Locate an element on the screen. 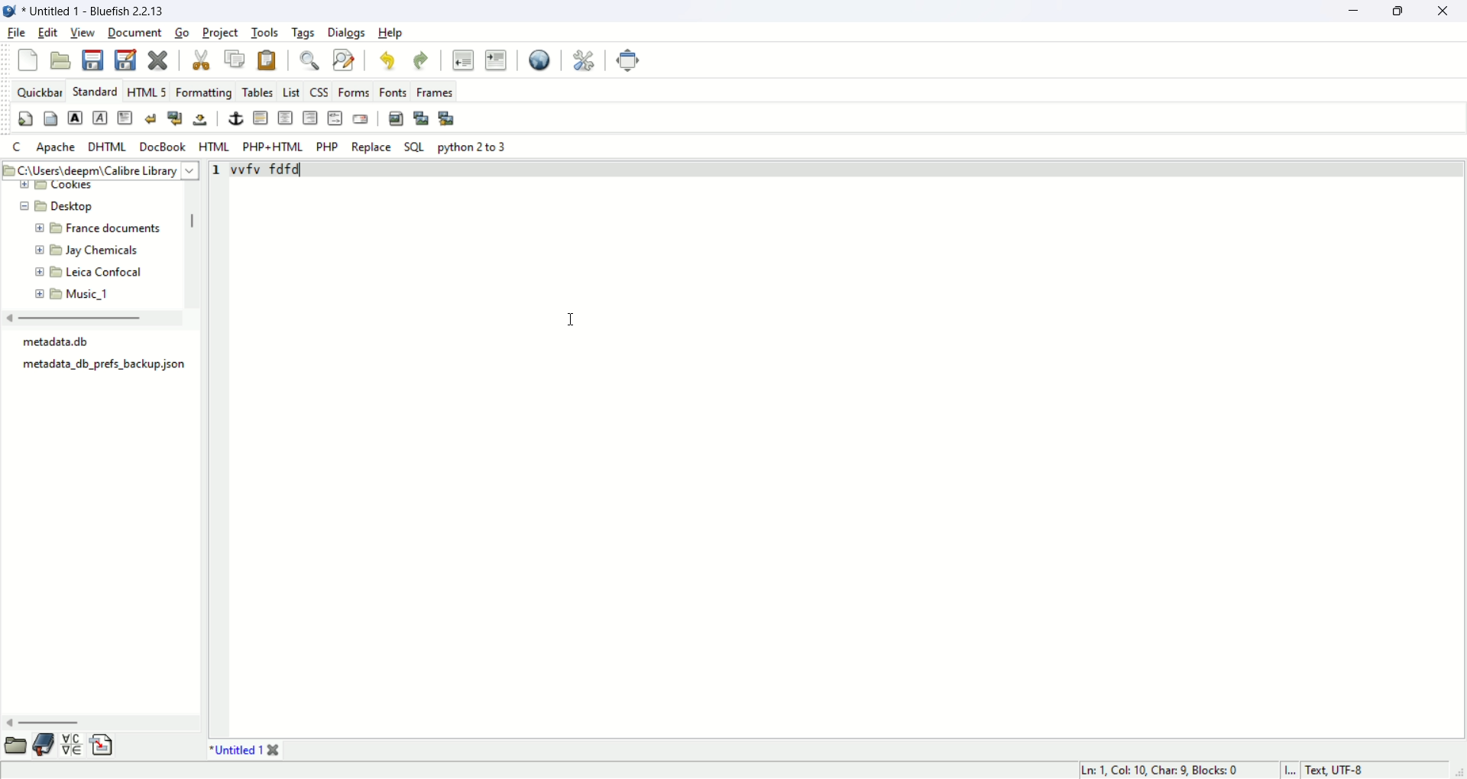  Leica Confocal is located at coordinates (106, 274).